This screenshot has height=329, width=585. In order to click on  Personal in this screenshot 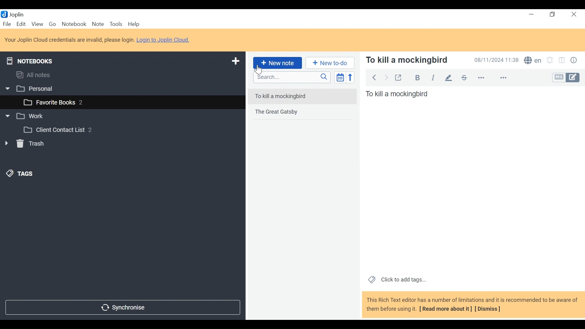, I will do `click(28, 89)`.